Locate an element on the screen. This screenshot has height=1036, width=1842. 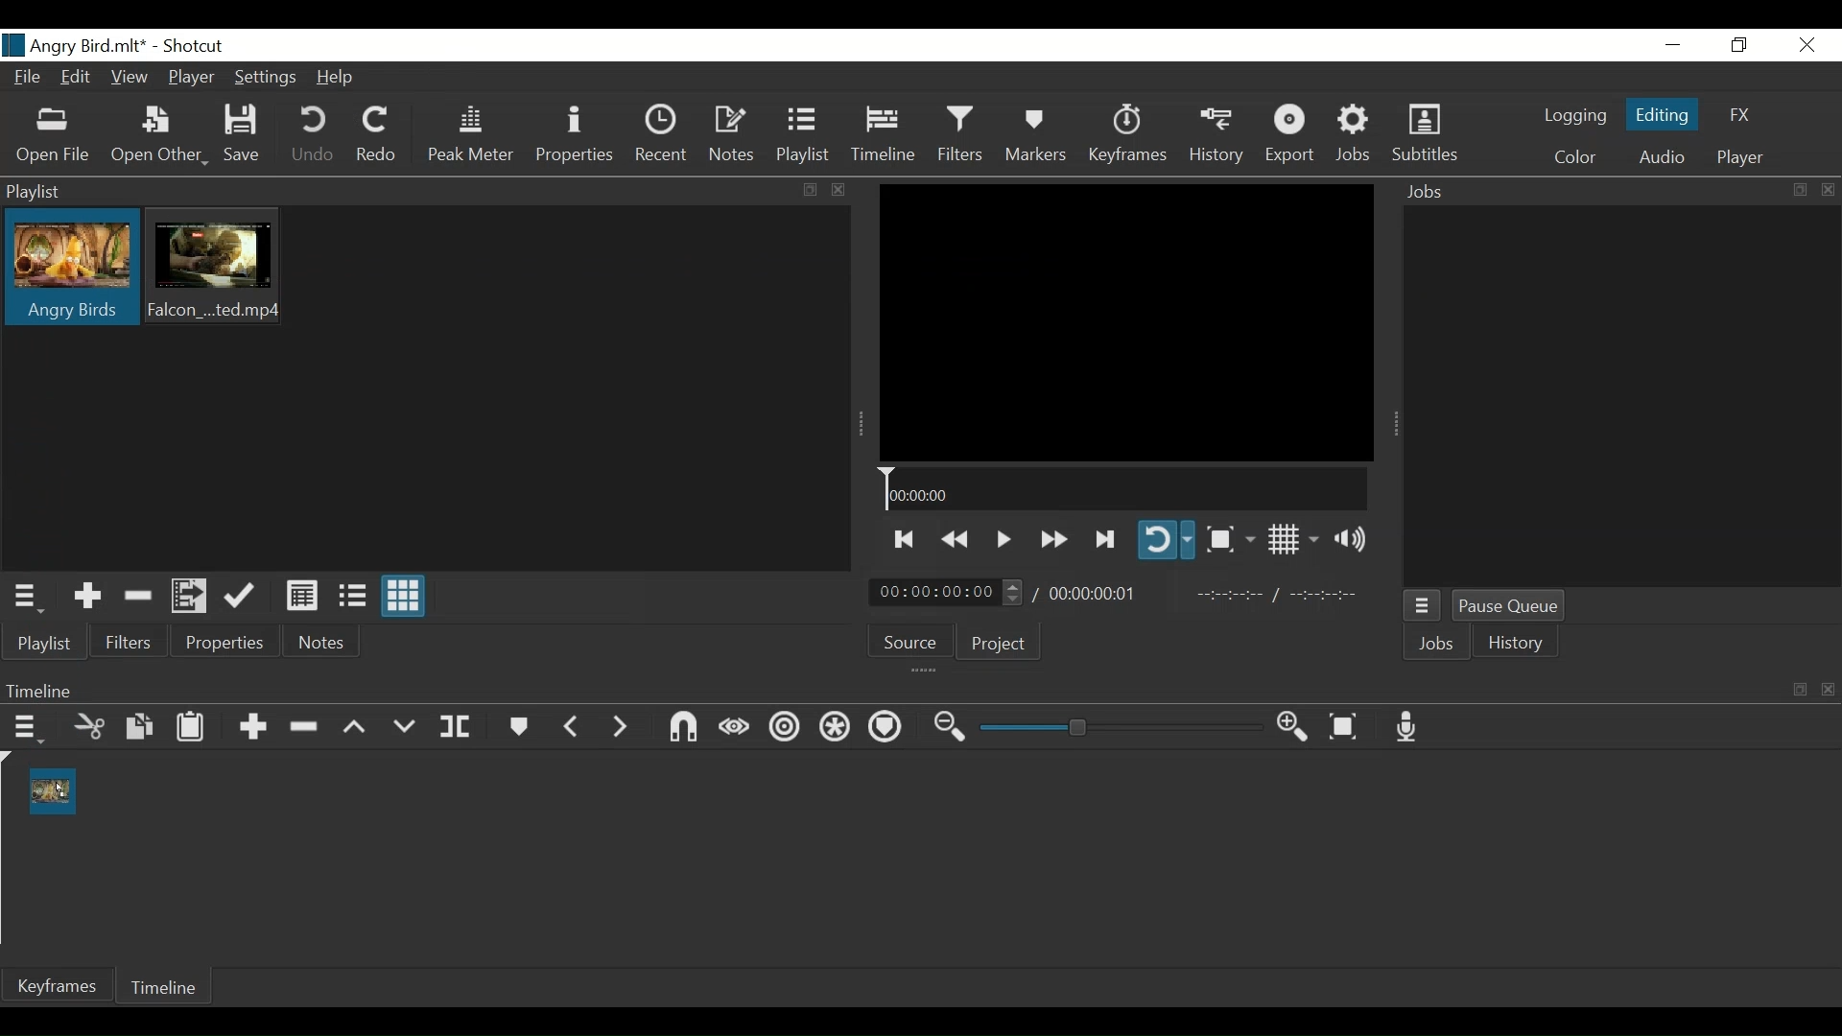
Timeline is located at coordinates (1125, 489).